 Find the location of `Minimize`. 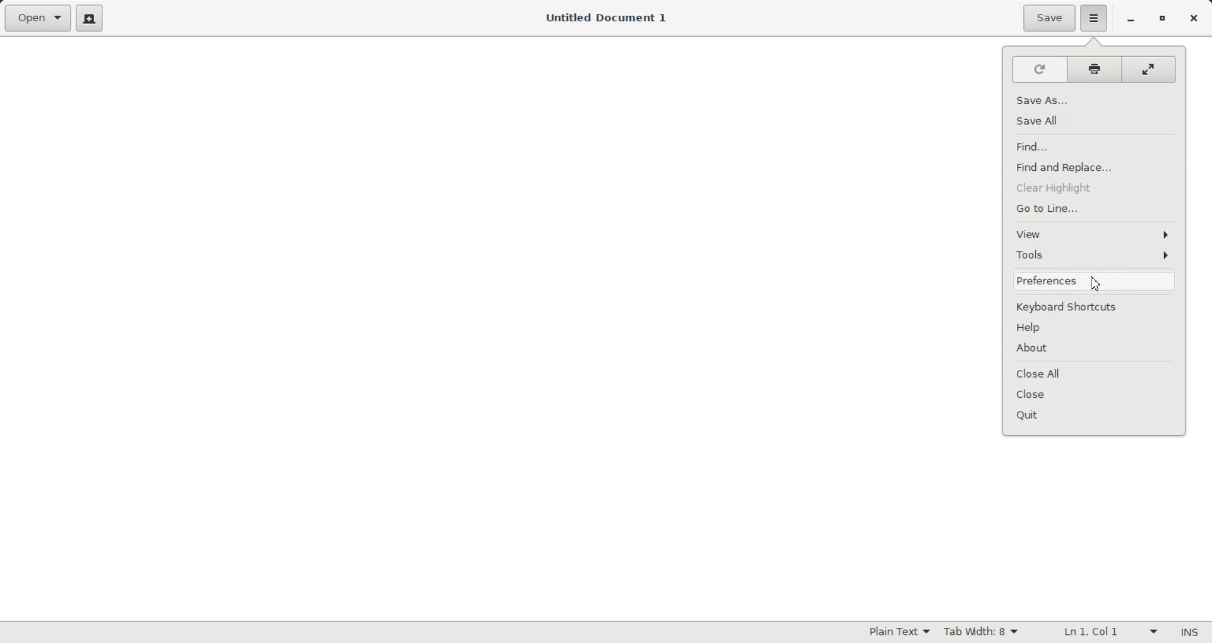

Minimize is located at coordinates (1131, 20).